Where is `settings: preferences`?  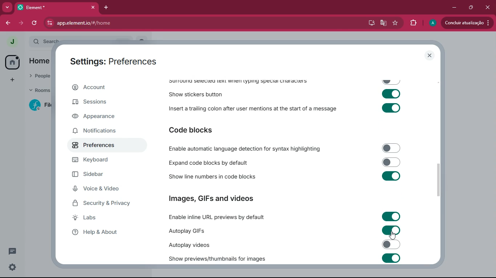
settings: preferences is located at coordinates (115, 60).